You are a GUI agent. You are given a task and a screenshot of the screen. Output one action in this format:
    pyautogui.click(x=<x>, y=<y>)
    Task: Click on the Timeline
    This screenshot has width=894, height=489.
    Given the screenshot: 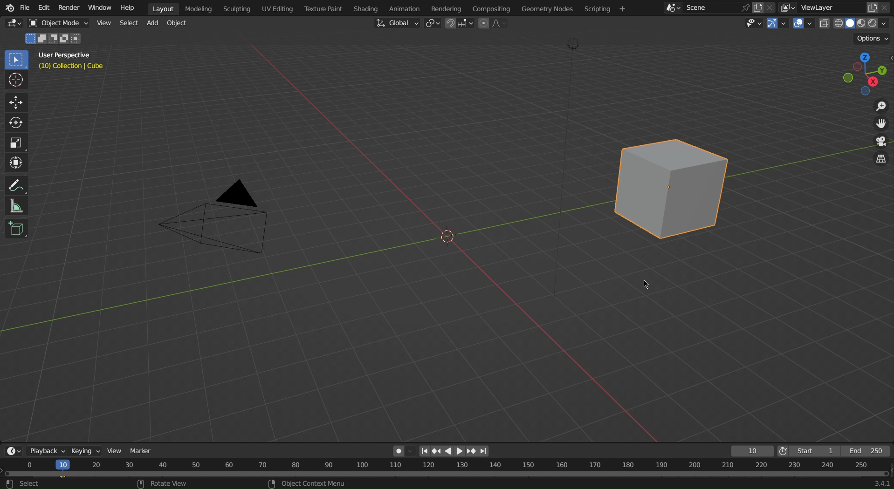 What is the action you would take?
    pyautogui.click(x=447, y=474)
    